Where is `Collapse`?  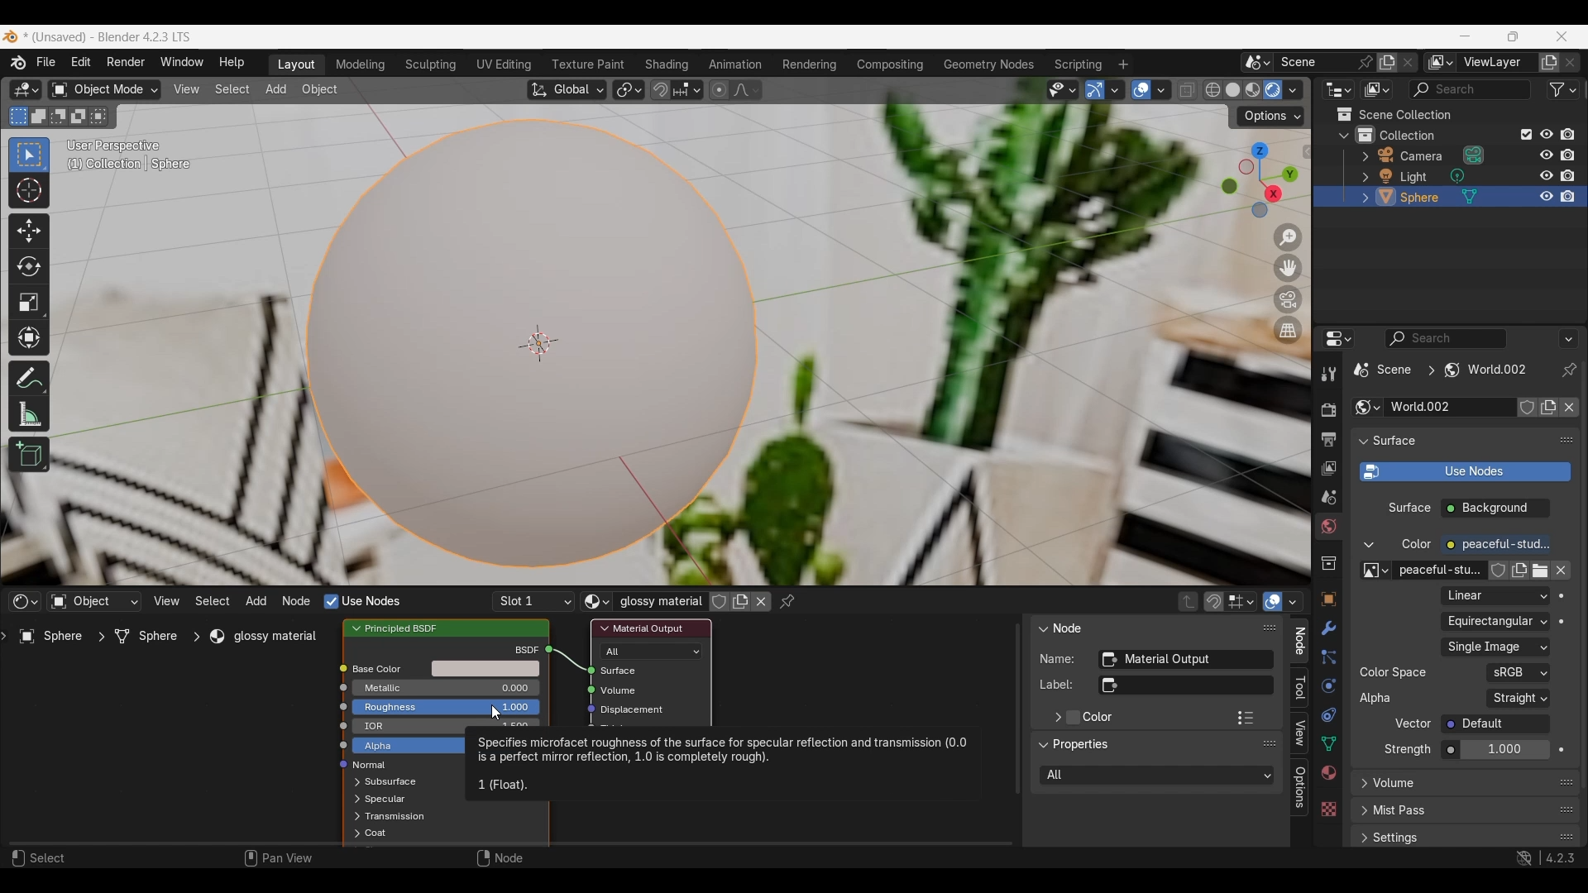 Collapse is located at coordinates (1344, 136).